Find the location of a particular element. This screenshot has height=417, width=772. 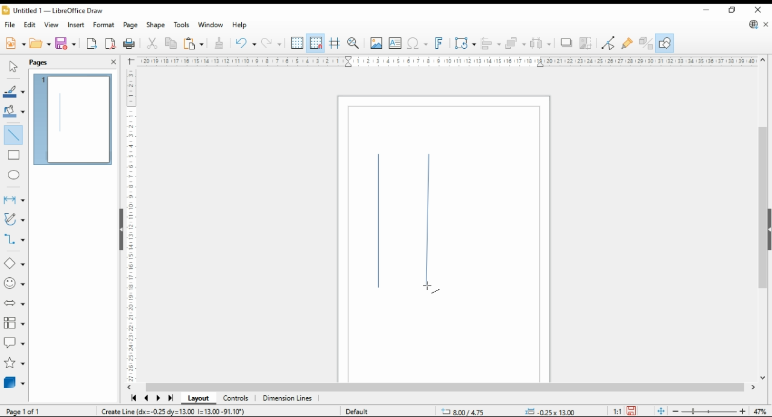

toggle point edit mode is located at coordinates (609, 42).